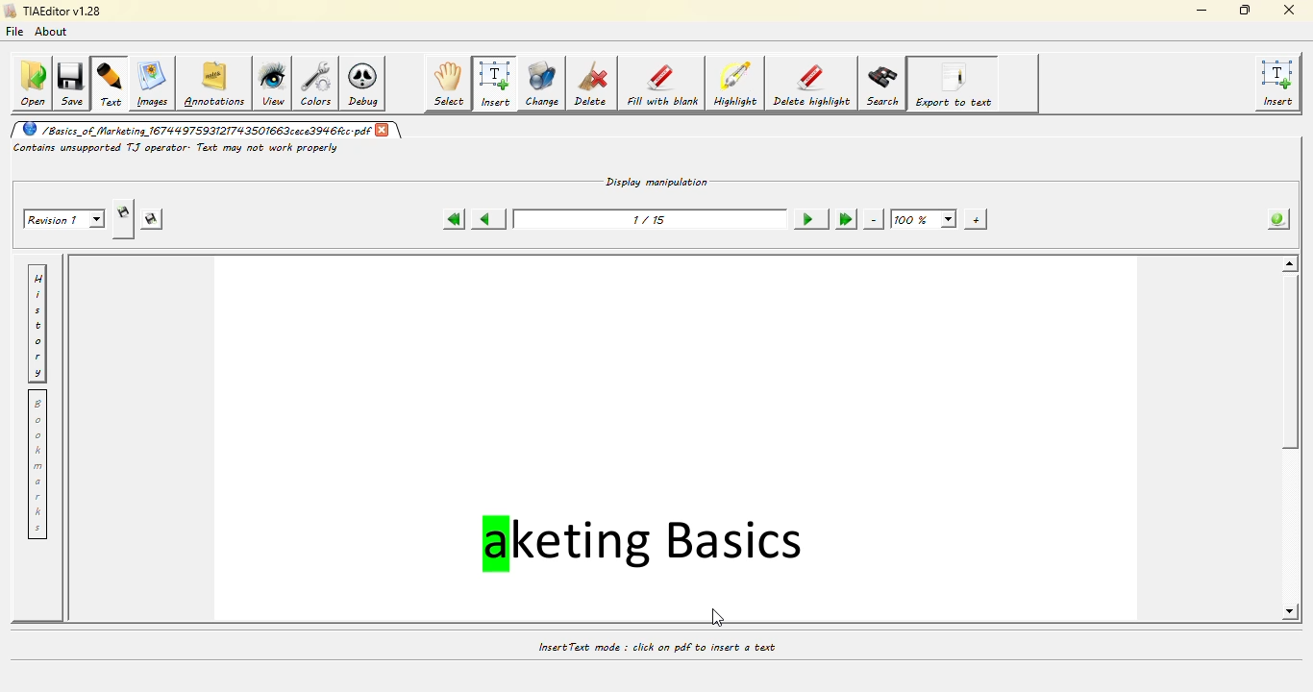 This screenshot has width=1313, height=692. I want to click on first page, so click(452, 219).